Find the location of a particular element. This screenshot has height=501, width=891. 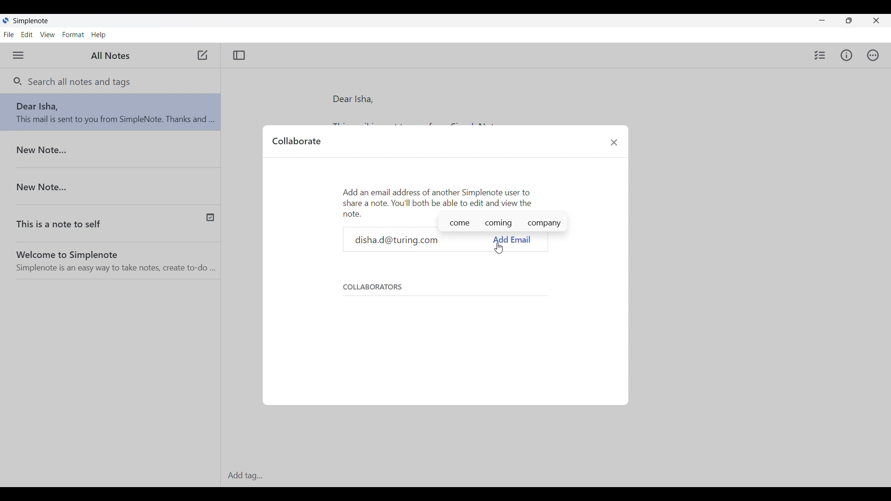

Suggestions for typed in email ID is located at coordinates (503, 225).